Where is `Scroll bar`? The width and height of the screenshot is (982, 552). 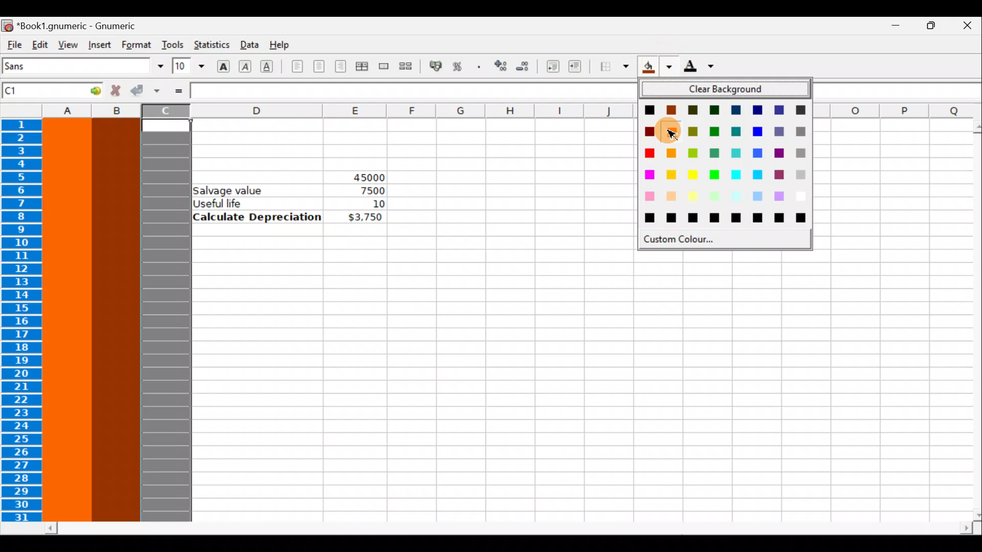
Scroll bar is located at coordinates (970, 320).